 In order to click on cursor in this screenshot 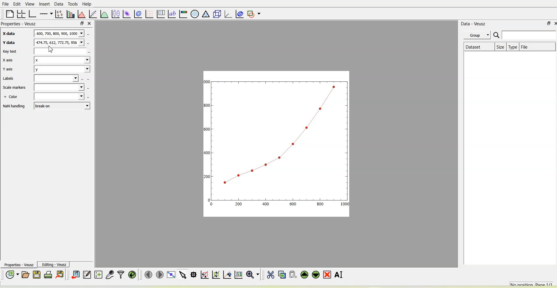, I will do `click(51, 50)`.